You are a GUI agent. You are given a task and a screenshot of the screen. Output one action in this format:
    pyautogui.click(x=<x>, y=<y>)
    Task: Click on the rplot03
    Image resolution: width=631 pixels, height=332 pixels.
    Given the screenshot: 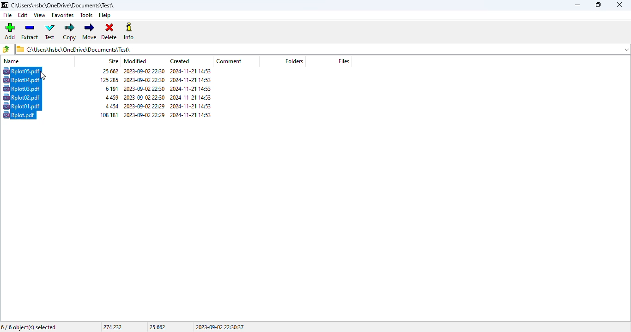 What is the action you would take?
    pyautogui.click(x=21, y=89)
    